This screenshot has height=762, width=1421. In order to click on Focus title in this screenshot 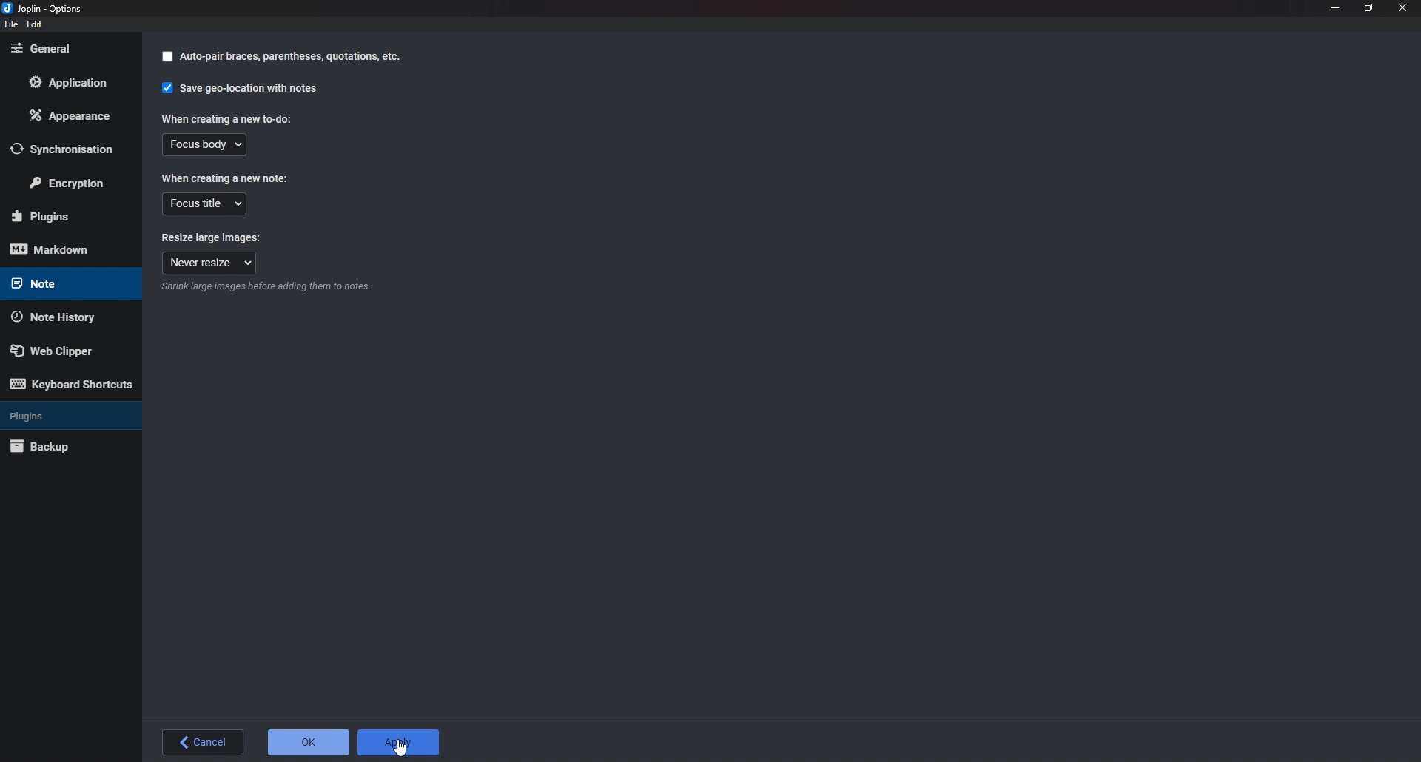, I will do `click(204, 204)`.